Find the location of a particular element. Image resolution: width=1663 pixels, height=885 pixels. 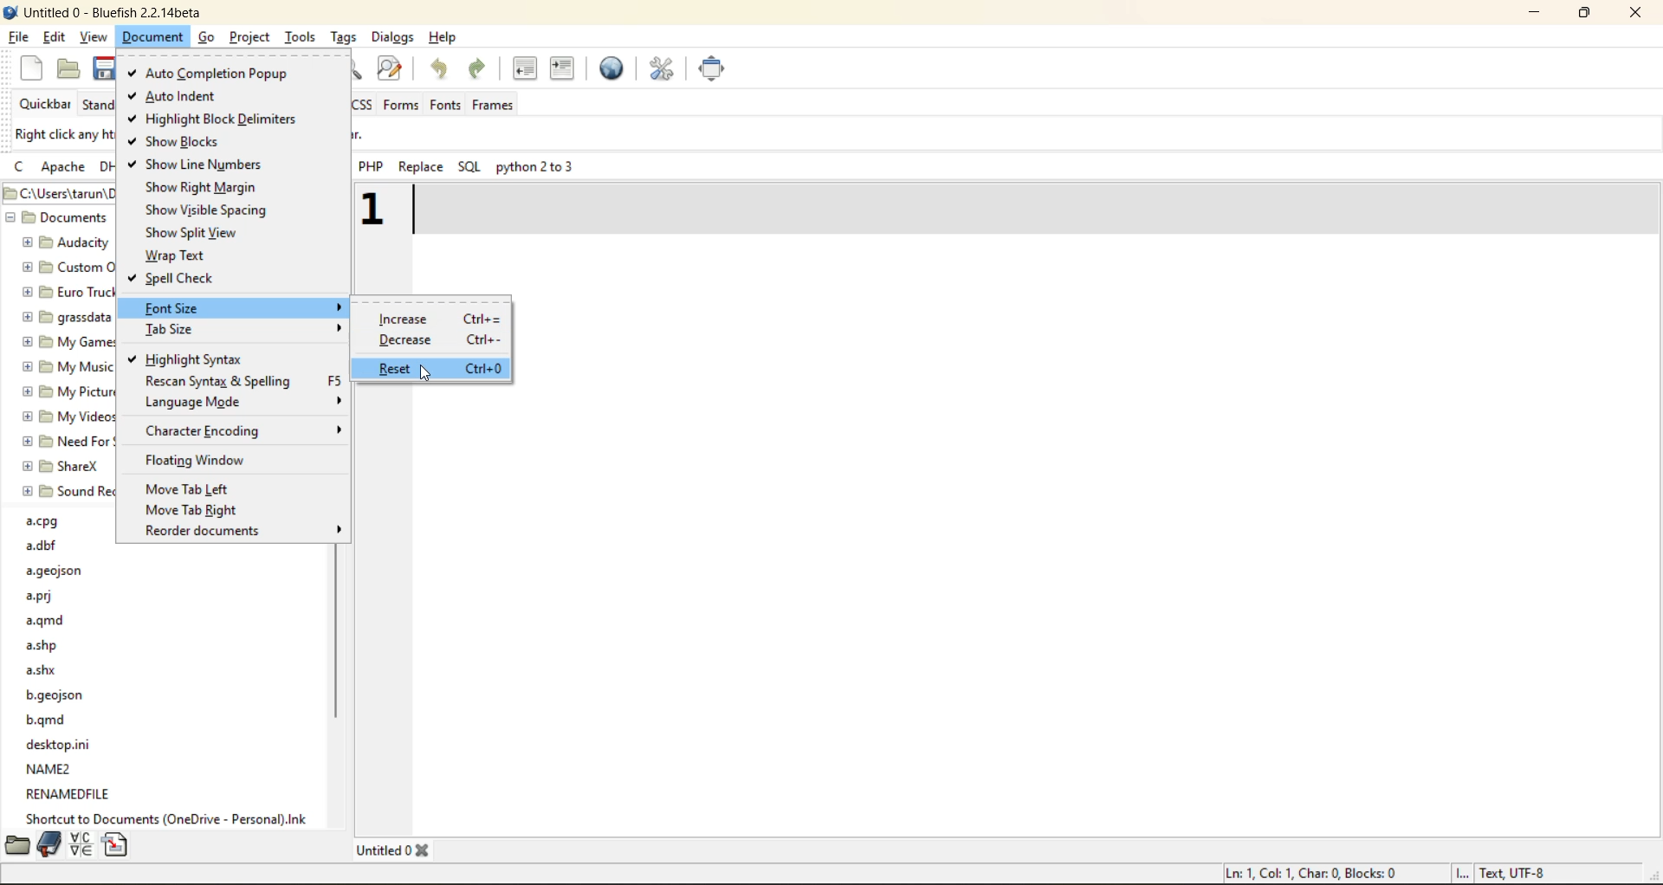

c is located at coordinates (22, 165).